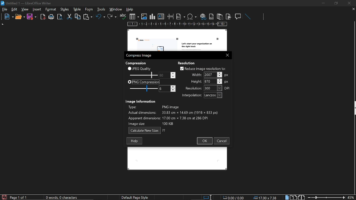 The image size is (356, 200). I want to click on insert chart, so click(152, 17).